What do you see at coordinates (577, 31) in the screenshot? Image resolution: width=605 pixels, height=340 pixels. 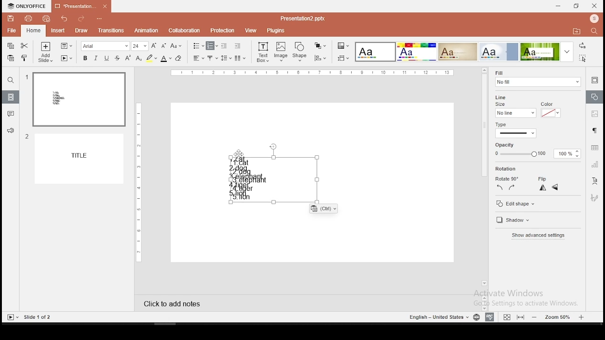 I see `folder` at bounding box center [577, 31].